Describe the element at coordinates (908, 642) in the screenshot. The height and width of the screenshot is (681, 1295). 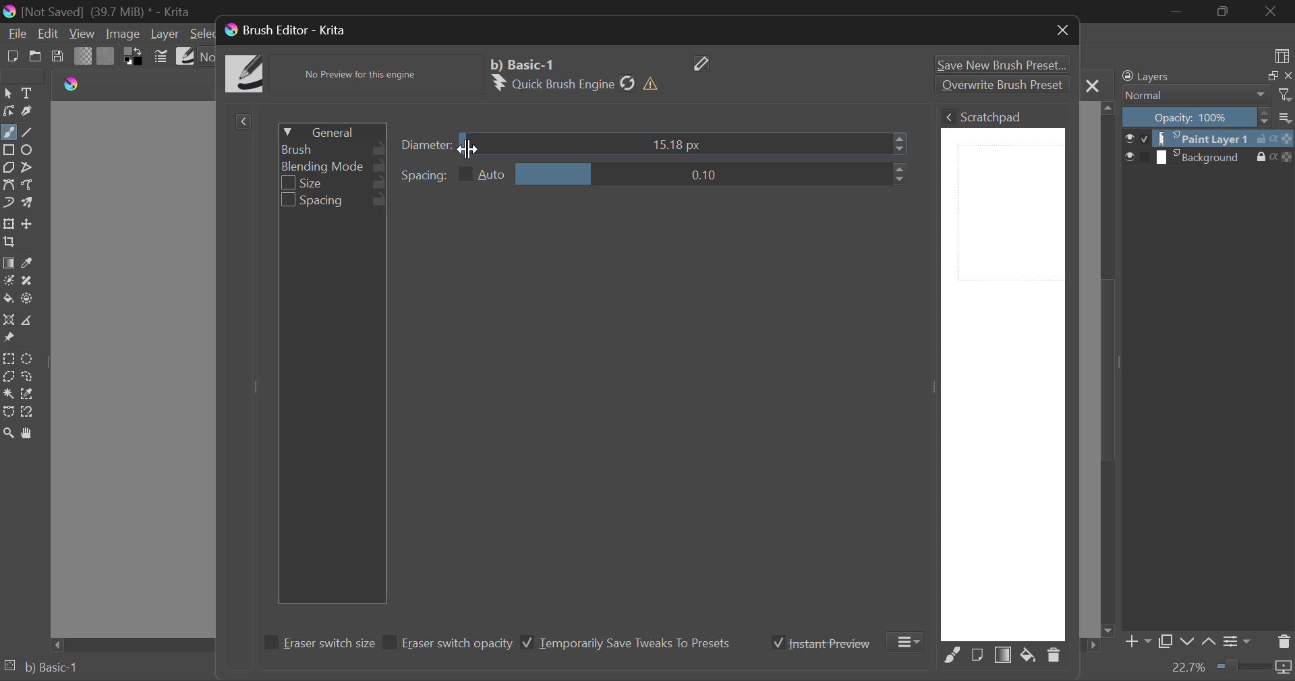
I see `More Options` at that location.